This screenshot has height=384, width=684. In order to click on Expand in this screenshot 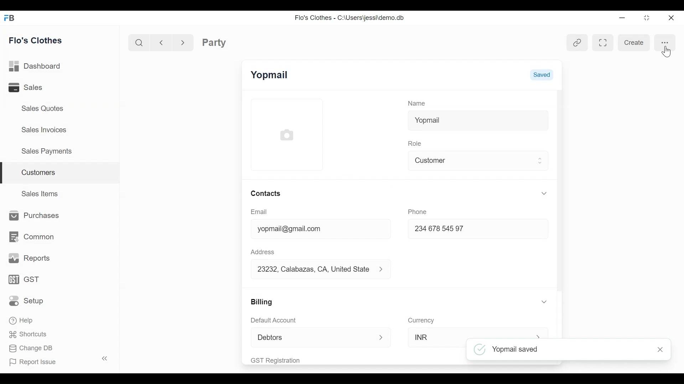, I will do `click(385, 270)`.